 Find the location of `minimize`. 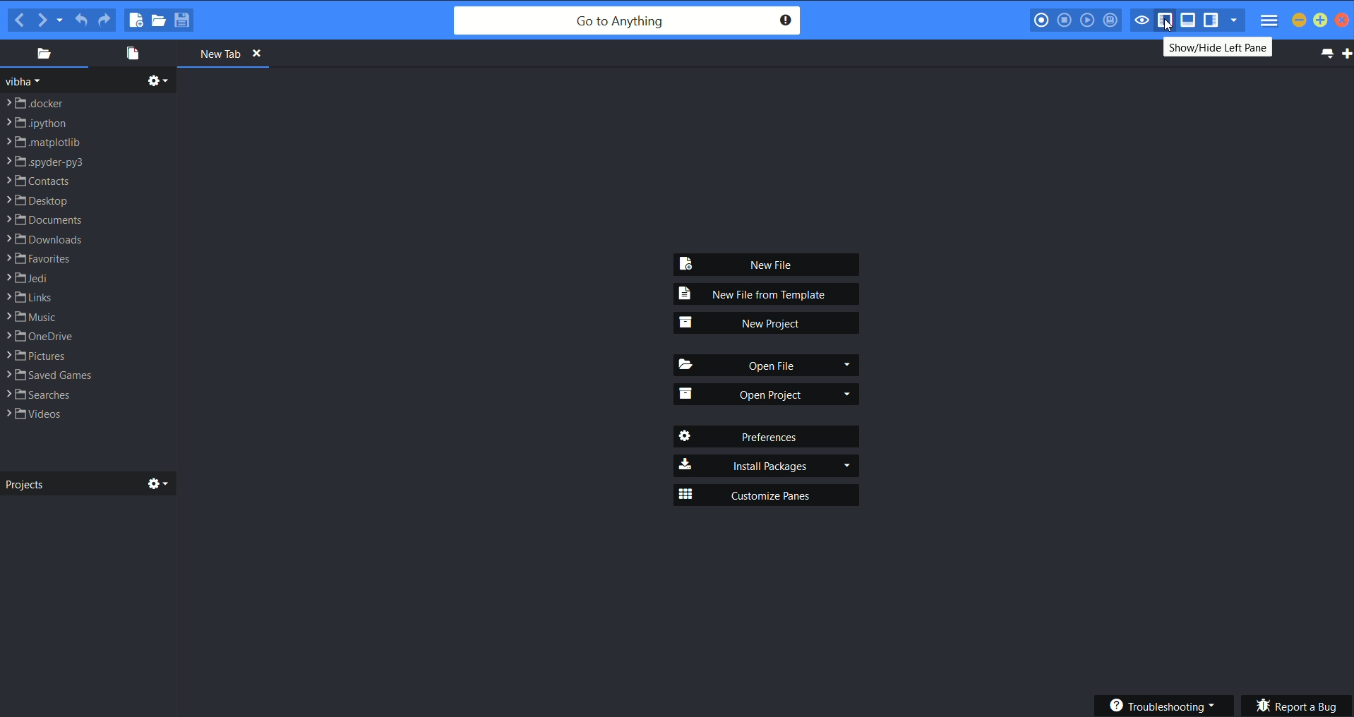

minimize is located at coordinates (1299, 20).